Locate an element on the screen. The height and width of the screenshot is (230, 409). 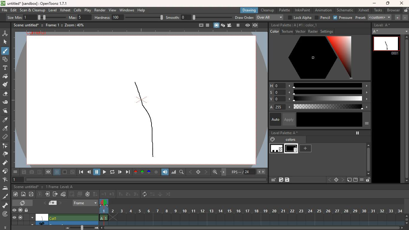
save is located at coordinates (24, 172).